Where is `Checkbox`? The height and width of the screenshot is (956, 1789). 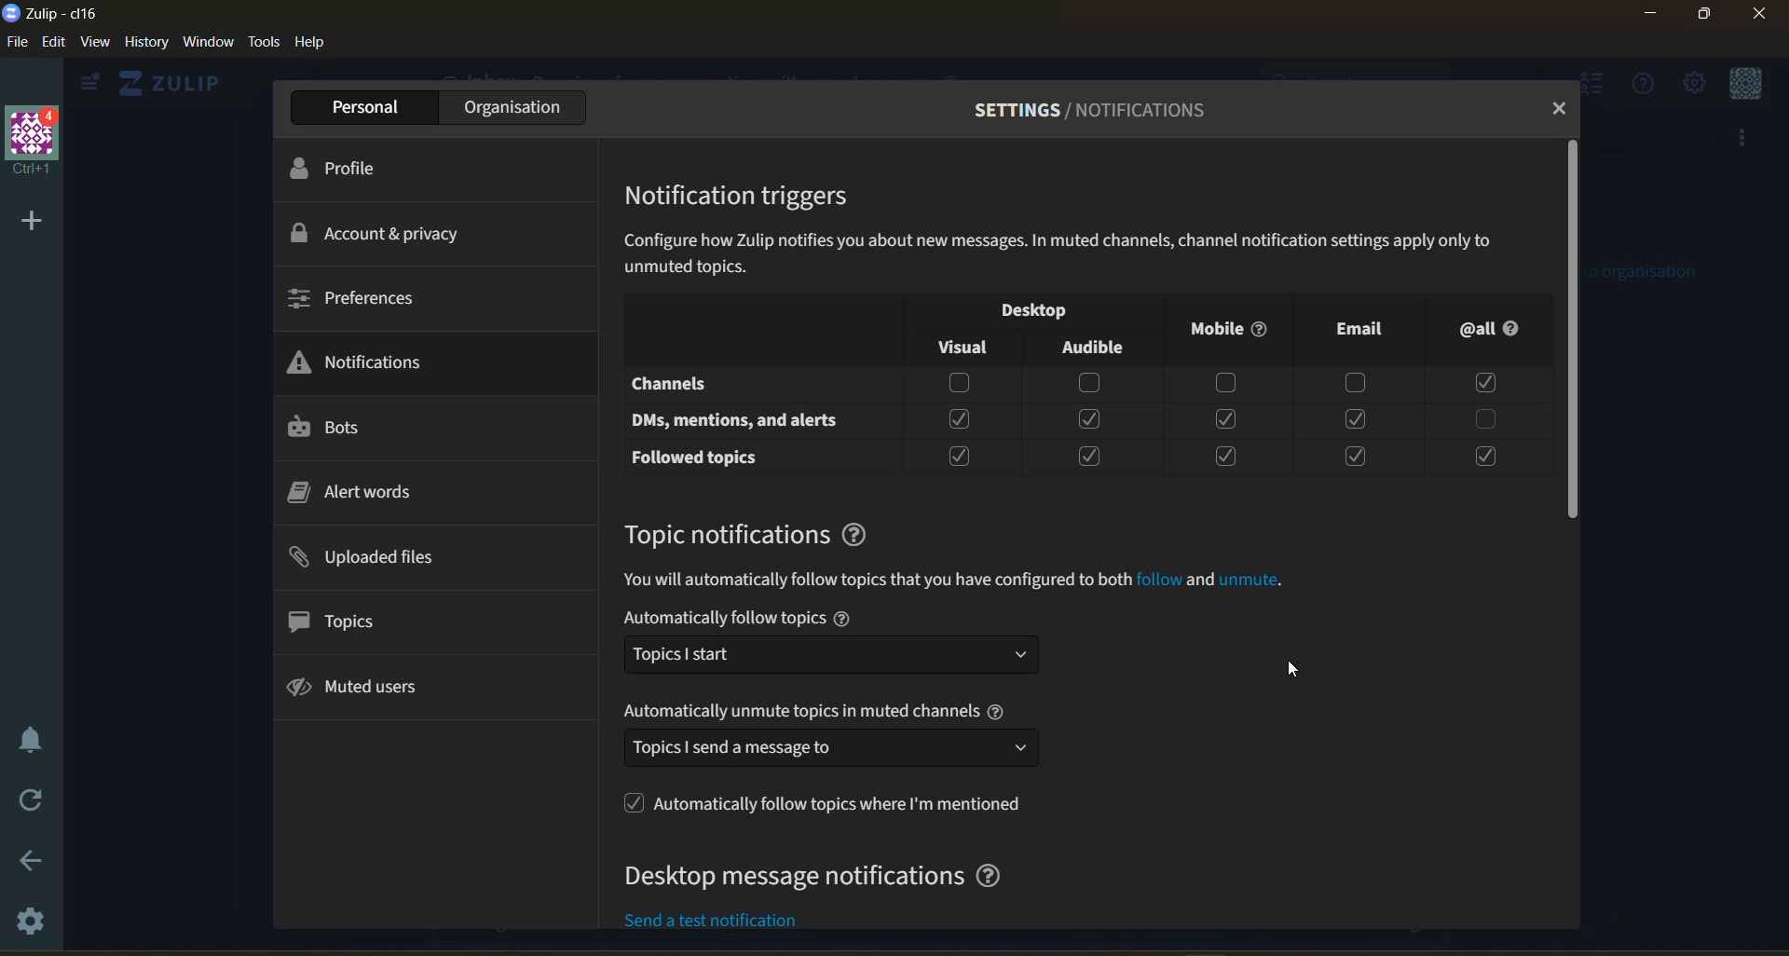
Checkbox is located at coordinates (1090, 384).